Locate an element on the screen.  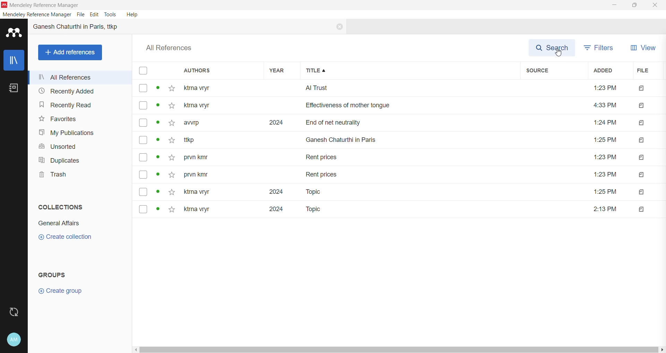
| Mendeley Reference Manager is located at coordinates (41, 4).